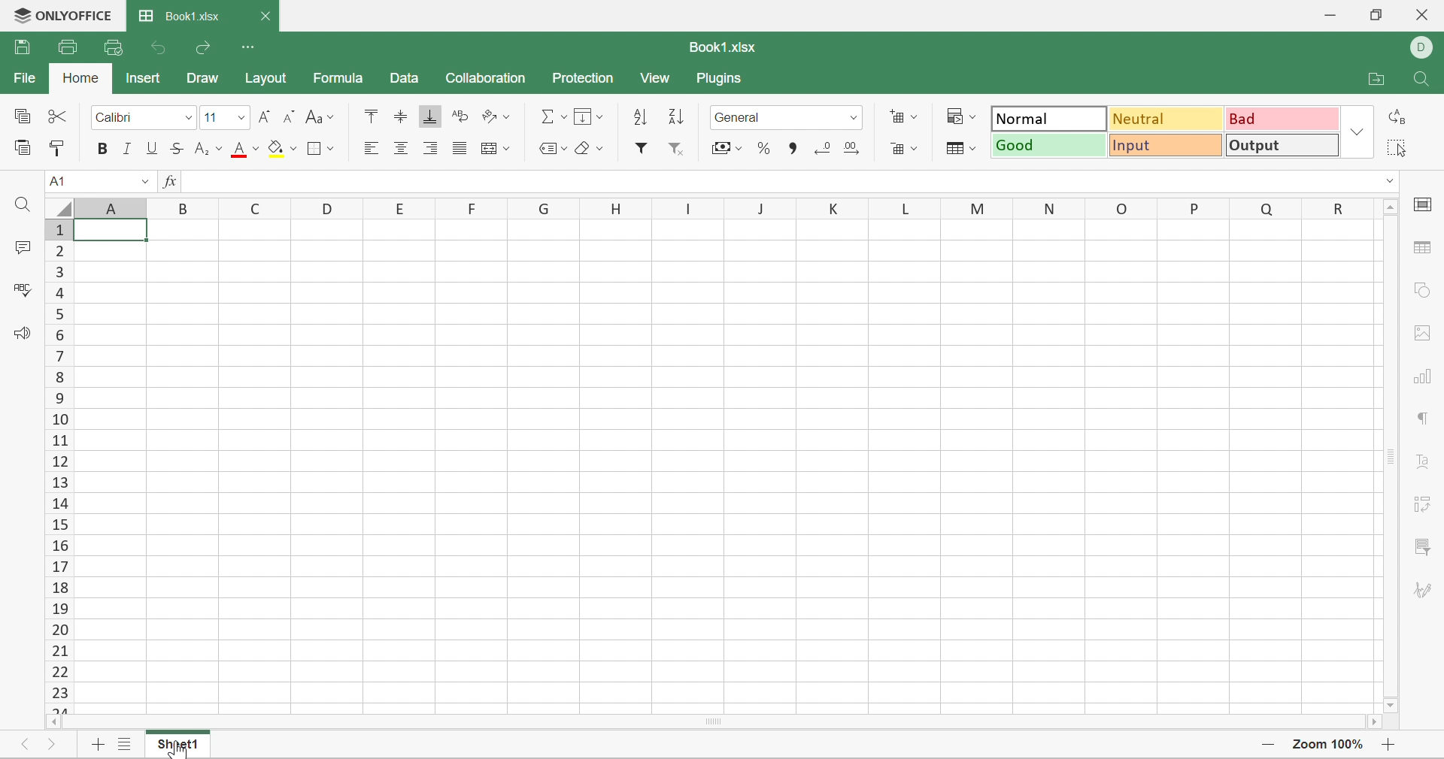 Image resolution: width=1444 pixels, height=759 pixels. I want to click on 2, so click(58, 251).